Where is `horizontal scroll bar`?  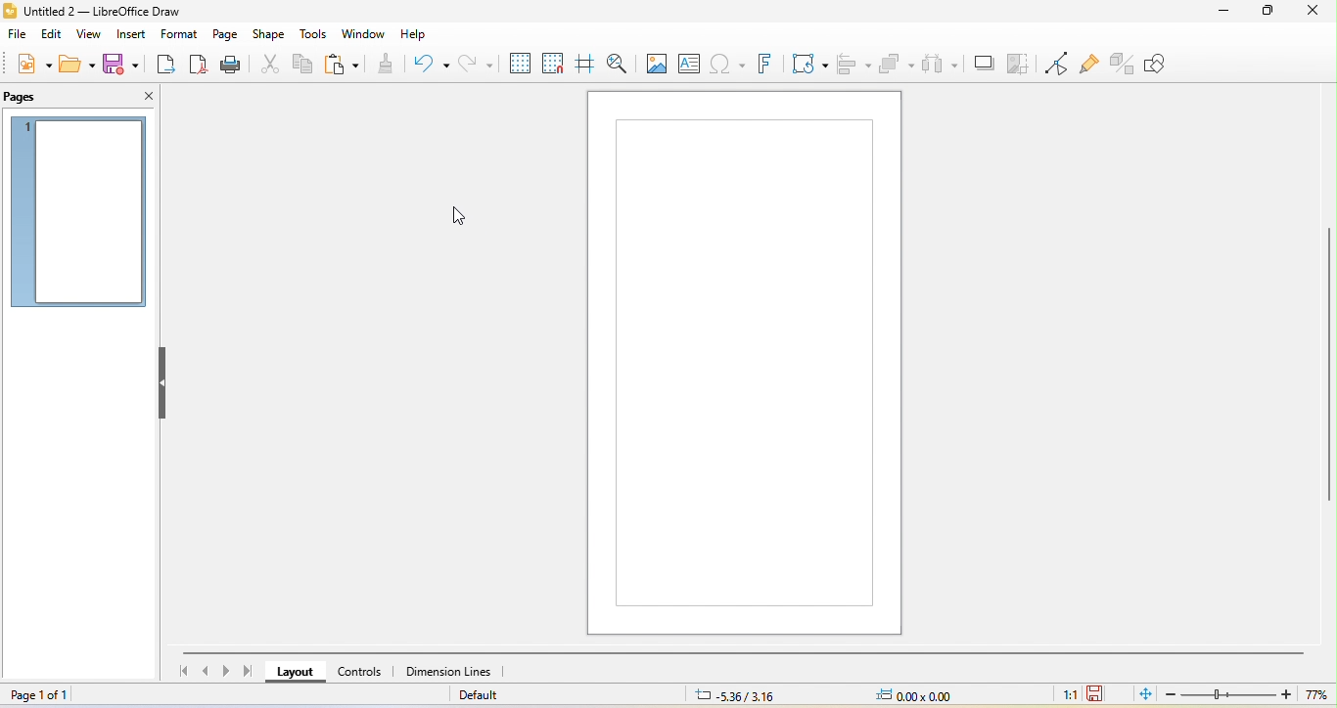
horizontal scroll bar is located at coordinates (747, 650).